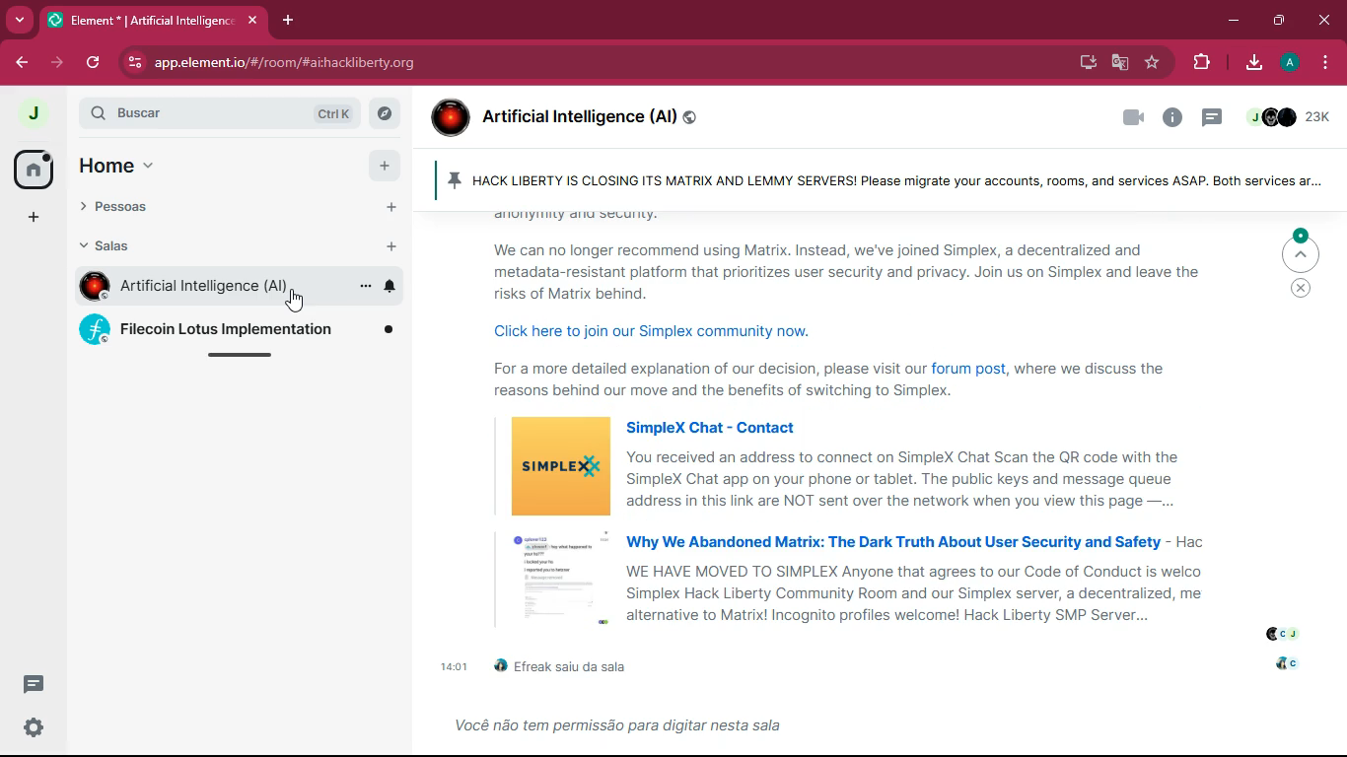 The height and width of the screenshot is (757, 1347). What do you see at coordinates (391, 245) in the screenshot?
I see `add room` at bounding box center [391, 245].